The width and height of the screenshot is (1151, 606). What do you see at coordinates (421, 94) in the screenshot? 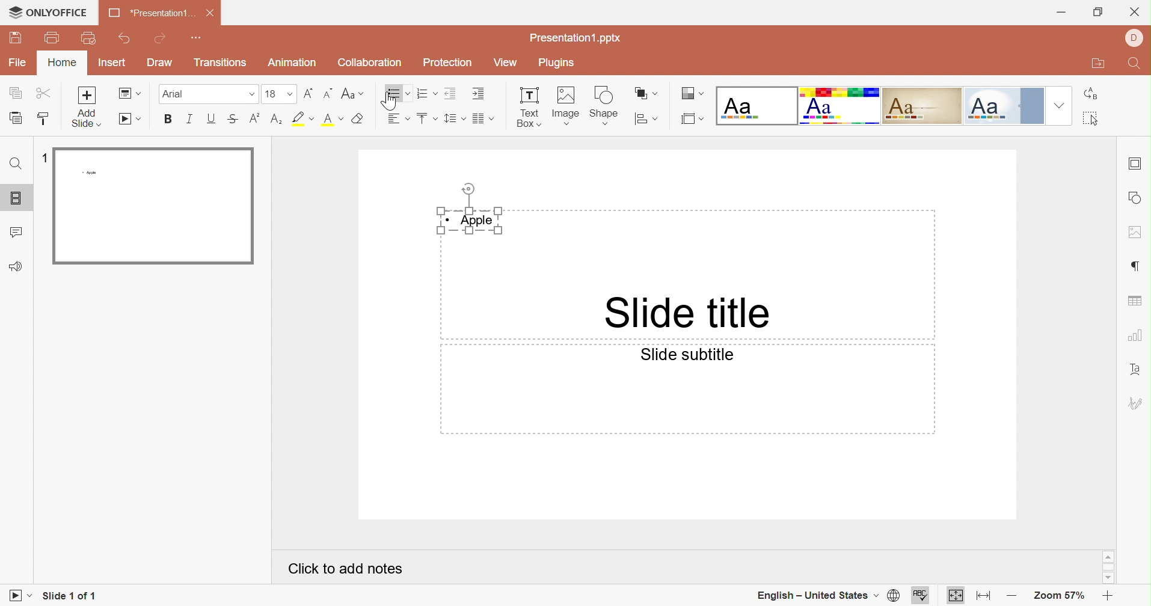
I see `Numbering` at bounding box center [421, 94].